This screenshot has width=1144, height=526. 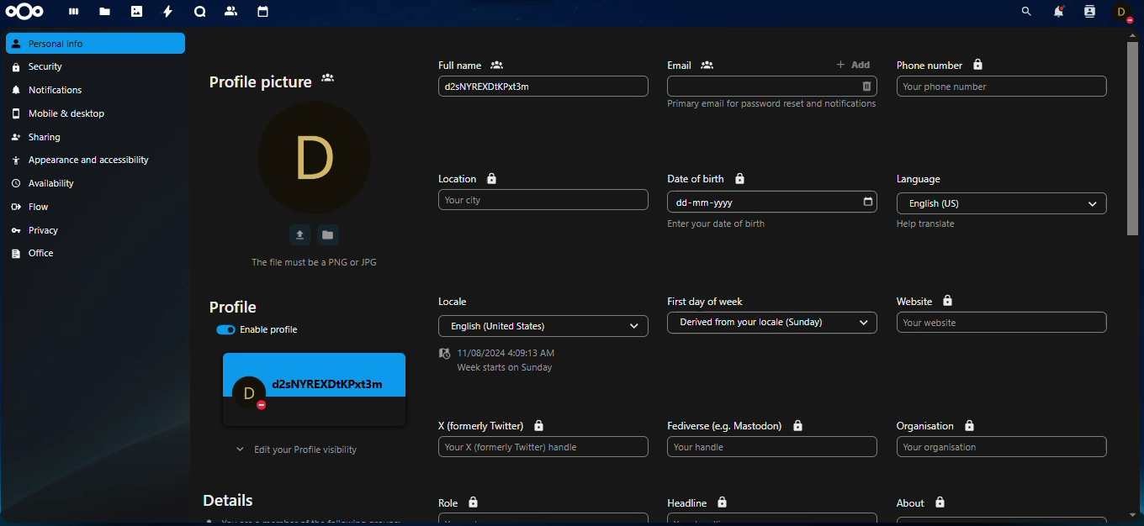 What do you see at coordinates (26, 11) in the screenshot?
I see `nextcloud logo` at bounding box center [26, 11].